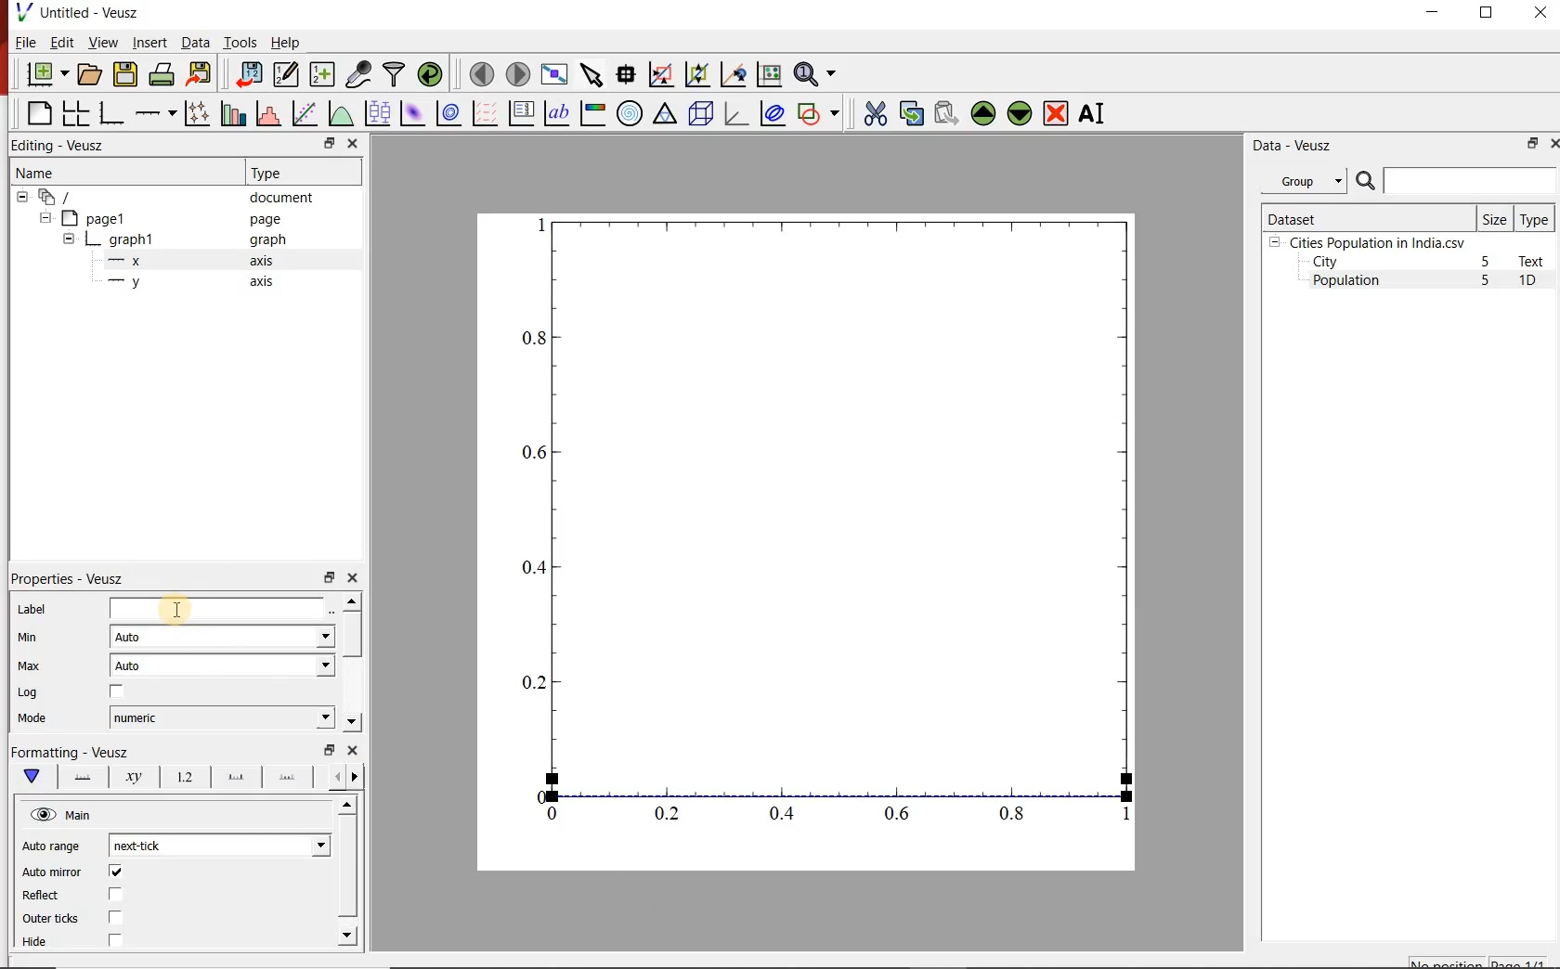 This screenshot has width=1560, height=969. I want to click on Reflect, so click(46, 895).